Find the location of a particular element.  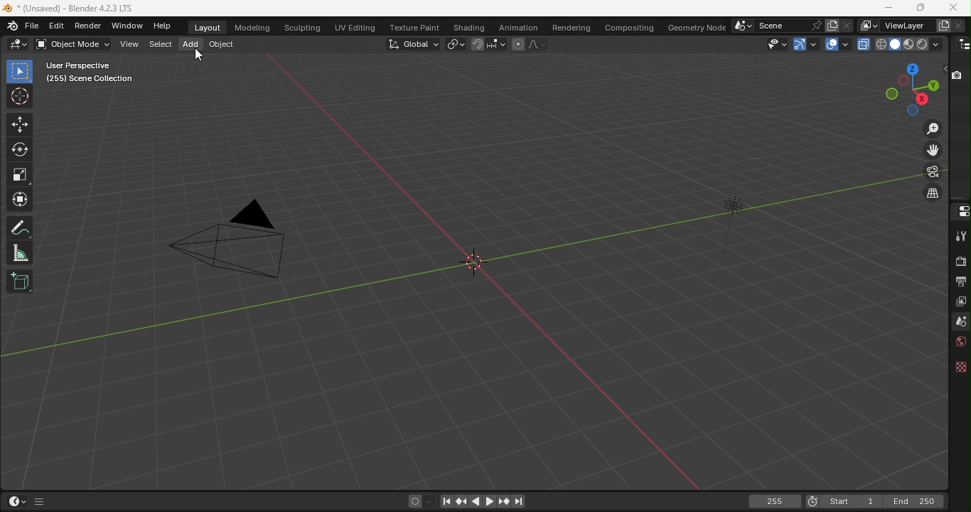

Browse scene to be linked is located at coordinates (742, 26).